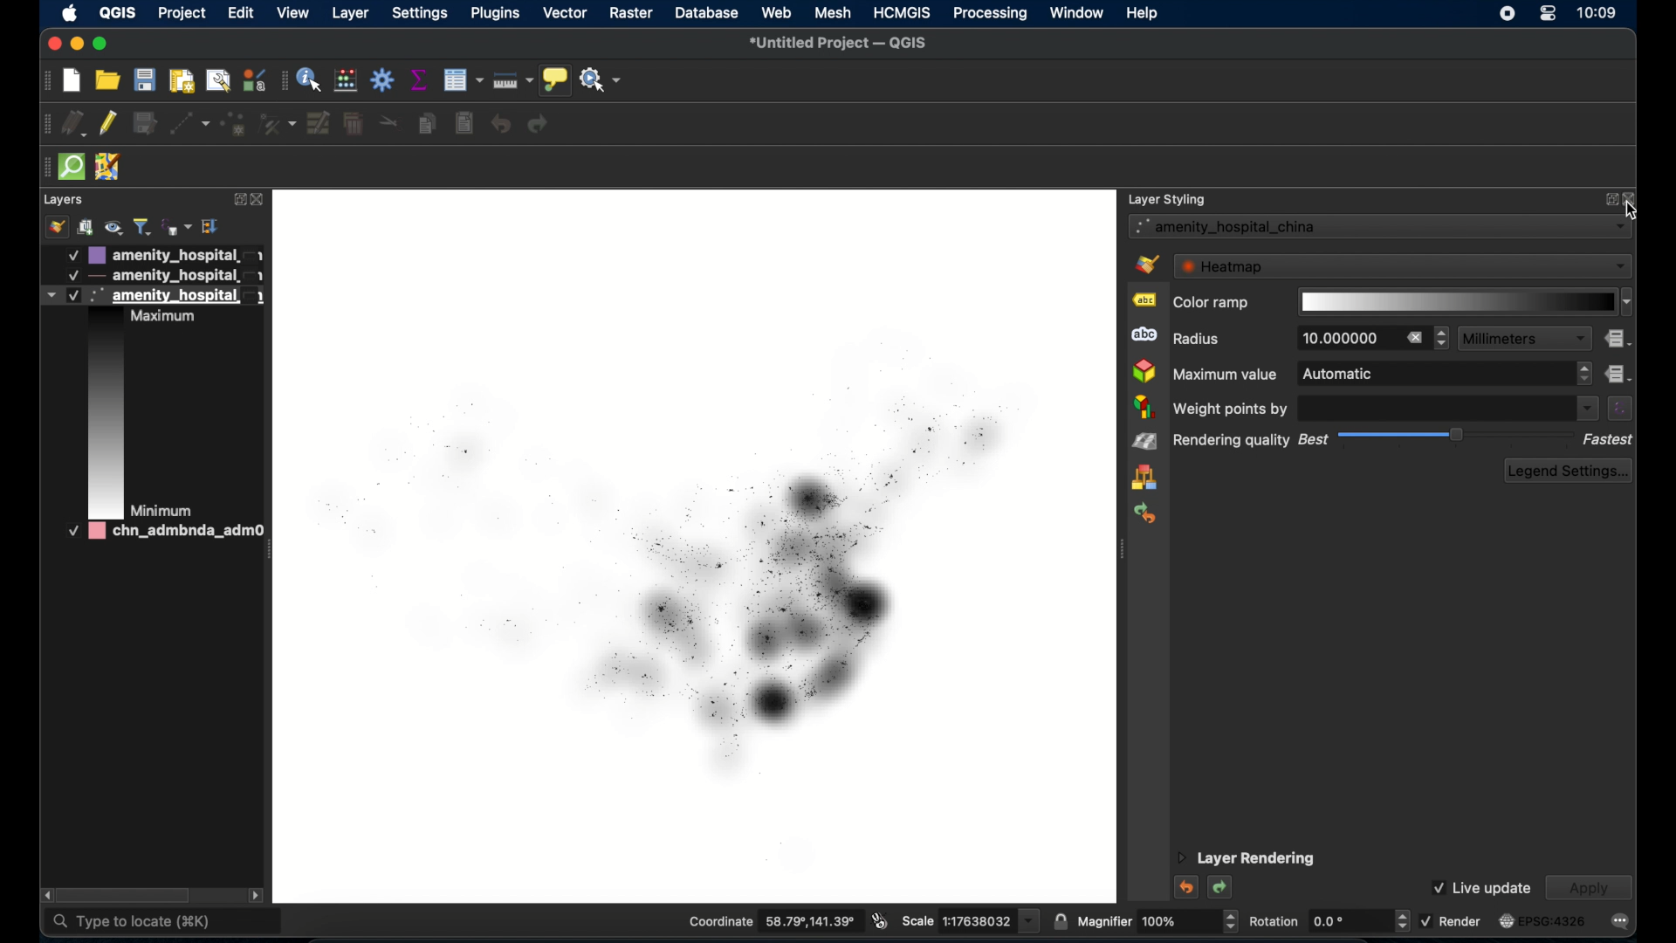 This screenshot has height=943, width=1676. I want to click on coordinate, so click(771, 920).